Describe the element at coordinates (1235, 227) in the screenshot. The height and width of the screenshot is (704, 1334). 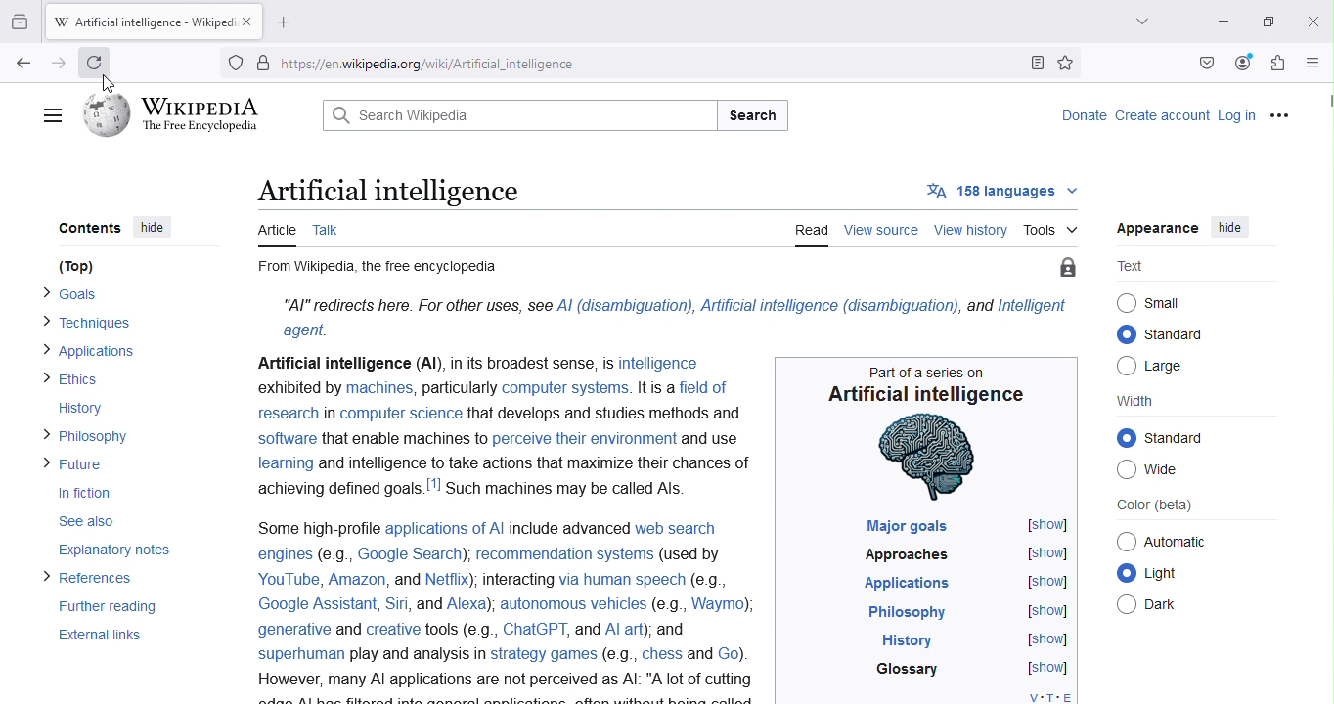
I see `hide` at that location.